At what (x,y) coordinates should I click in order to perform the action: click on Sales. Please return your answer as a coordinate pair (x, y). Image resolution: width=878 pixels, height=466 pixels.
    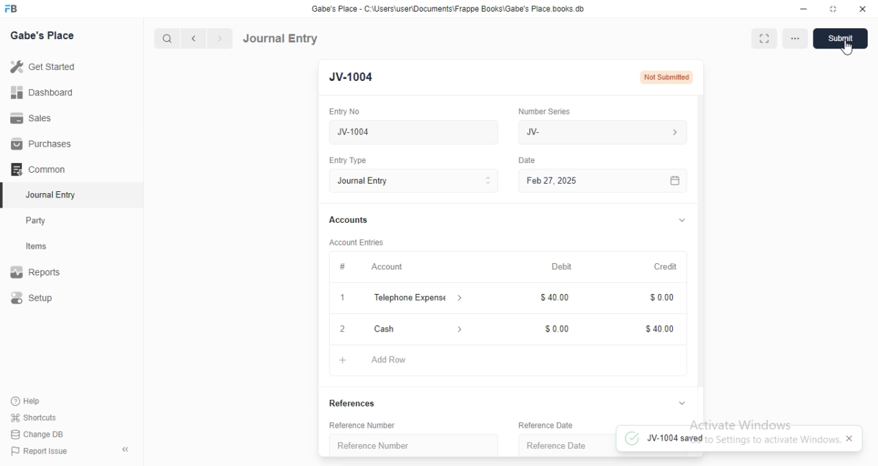
    Looking at the image, I should click on (34, 119).